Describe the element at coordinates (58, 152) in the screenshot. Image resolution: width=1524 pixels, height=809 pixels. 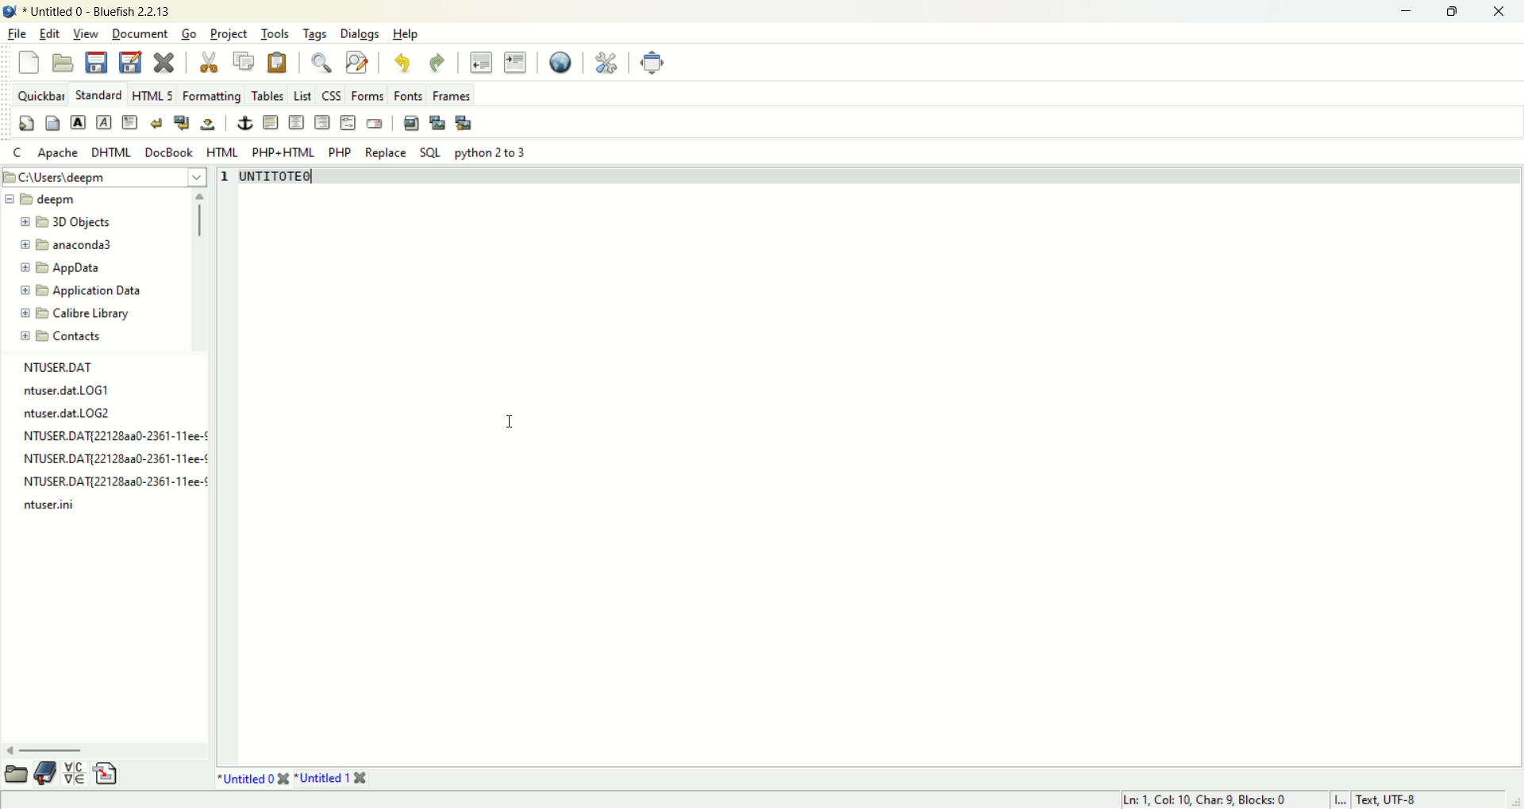
I see `Apache` at that location.